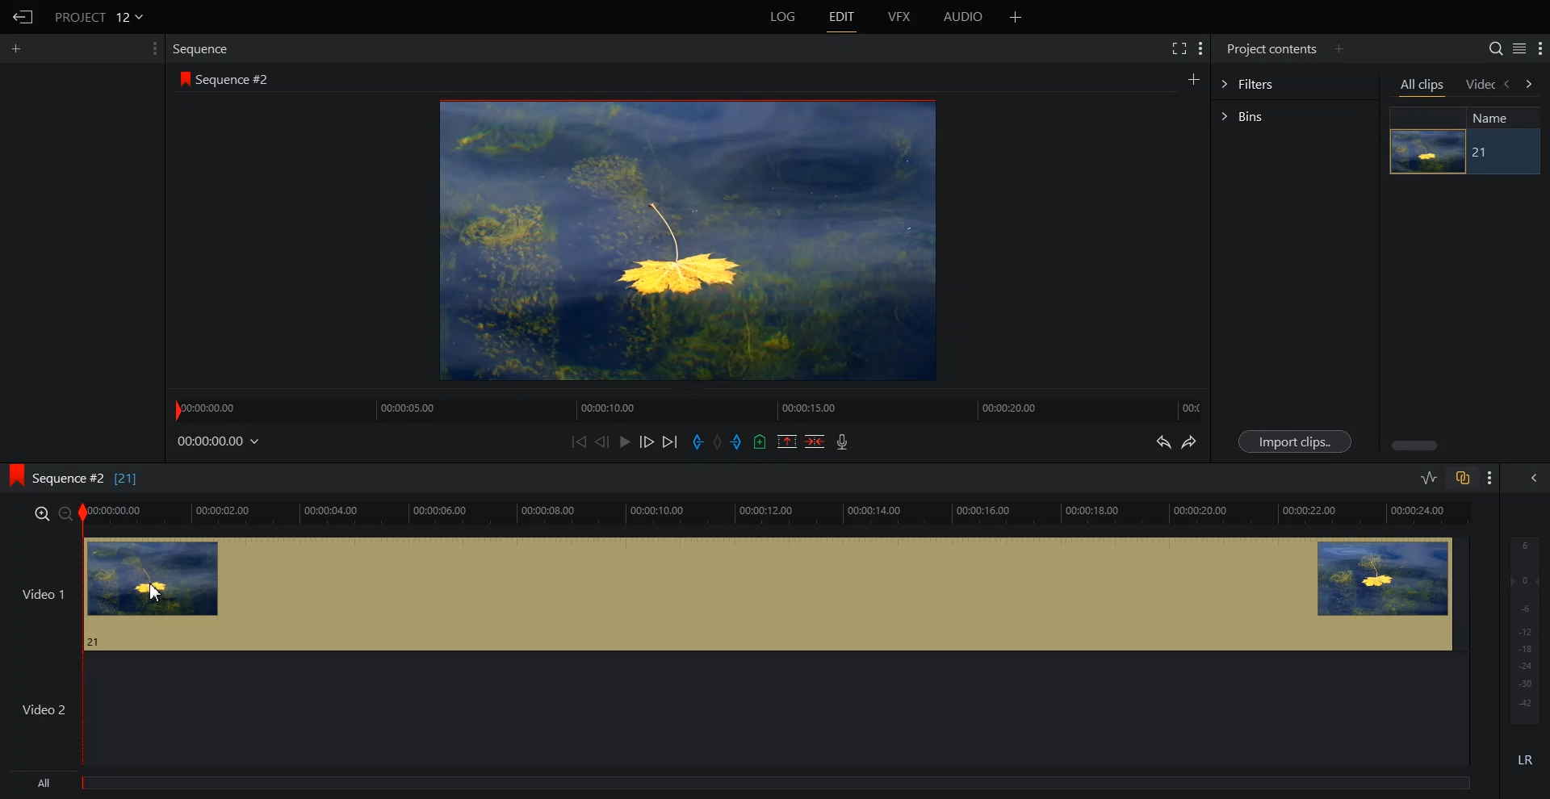 This screenshot has height=799, width=1550. I want to click on Zoom in, so click(40, 512).